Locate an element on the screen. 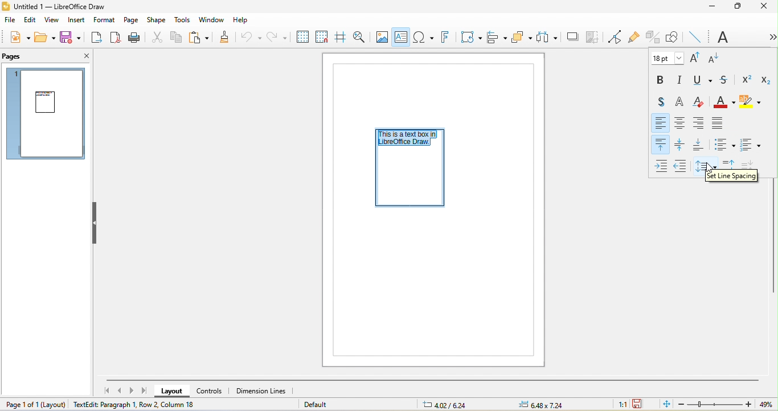 This screenshot has height=411, width=778. save is located at coordinates (73, 39).